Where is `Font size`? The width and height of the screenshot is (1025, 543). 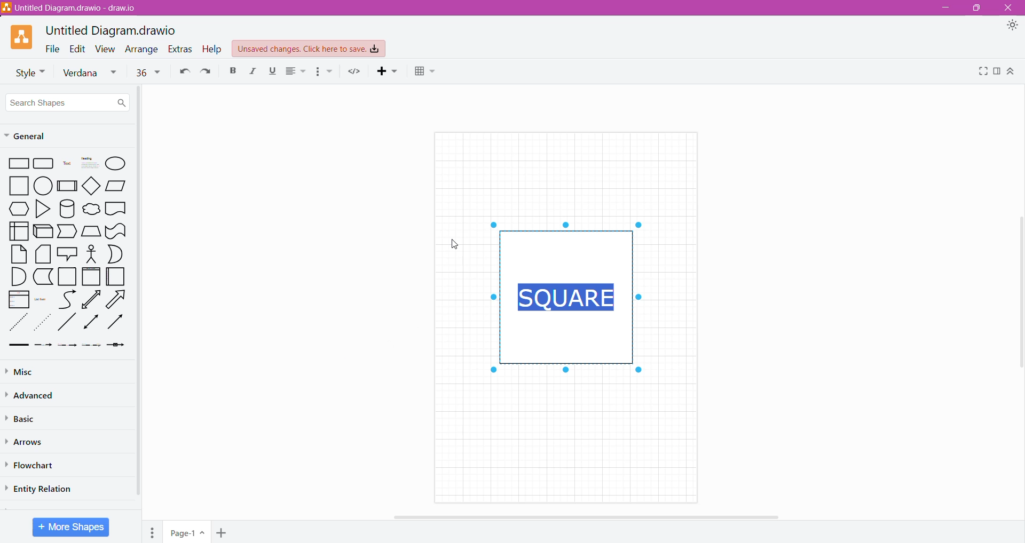 Font size is located at coordinates (148, 72).